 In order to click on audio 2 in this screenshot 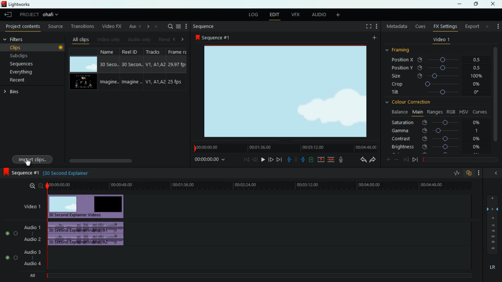, I will do `click(32, 239)`.